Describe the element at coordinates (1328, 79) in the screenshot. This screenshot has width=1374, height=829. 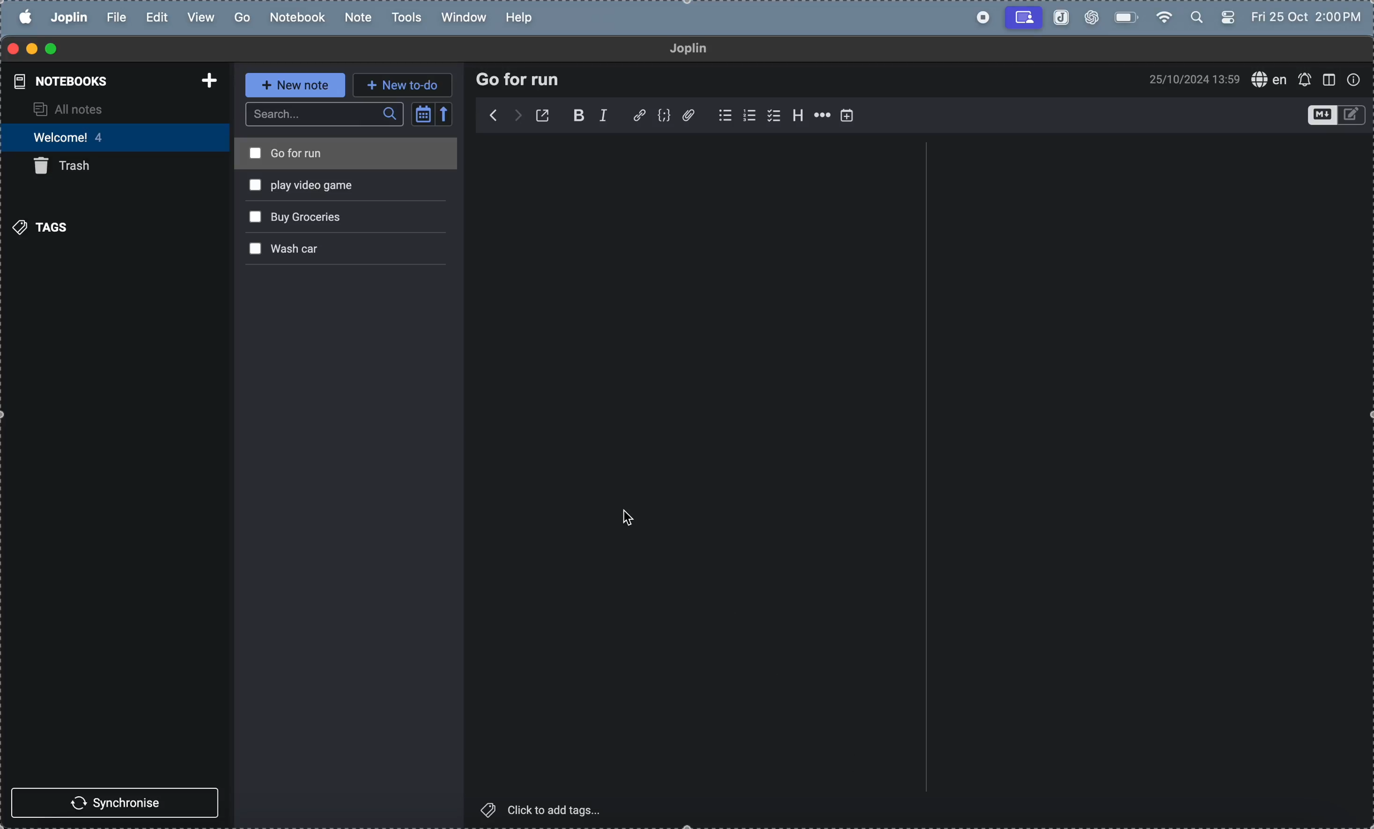
I see `toggle edit layout` at that location.